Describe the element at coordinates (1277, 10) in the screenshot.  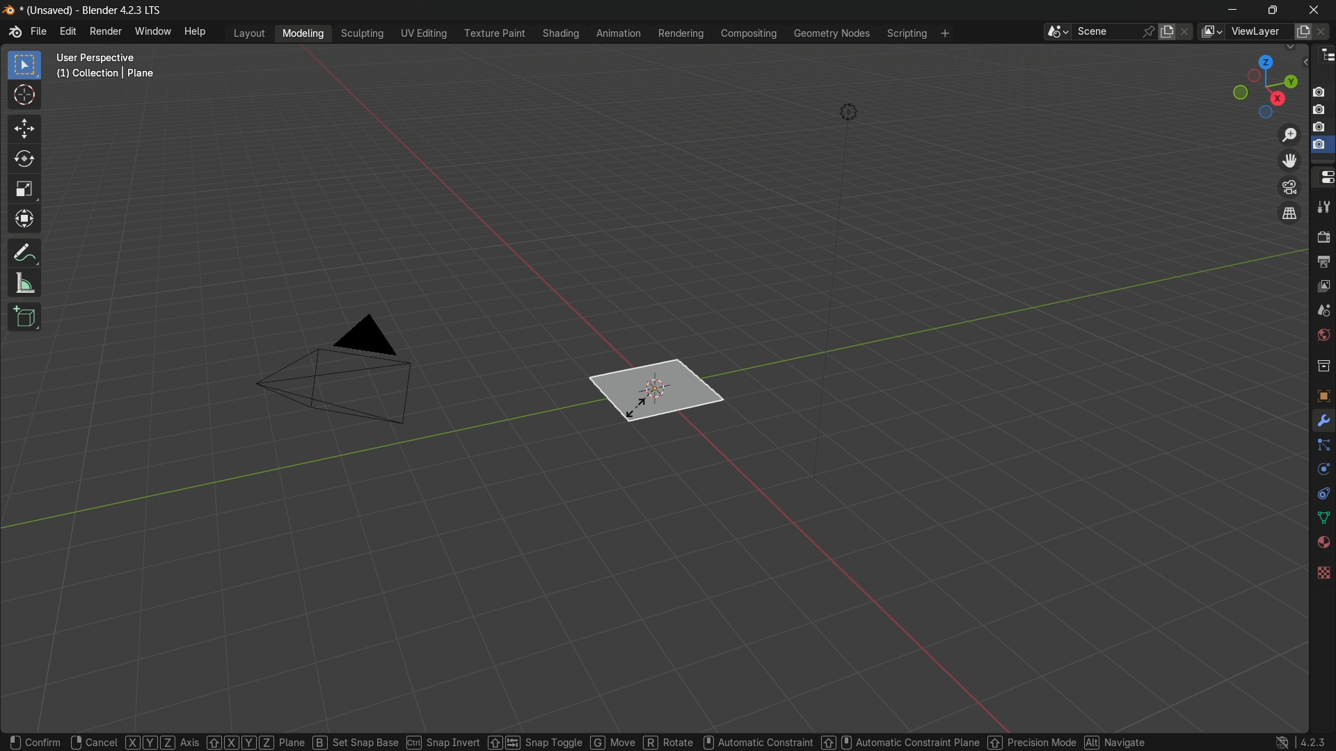
I see `maximize or restore` at that location.